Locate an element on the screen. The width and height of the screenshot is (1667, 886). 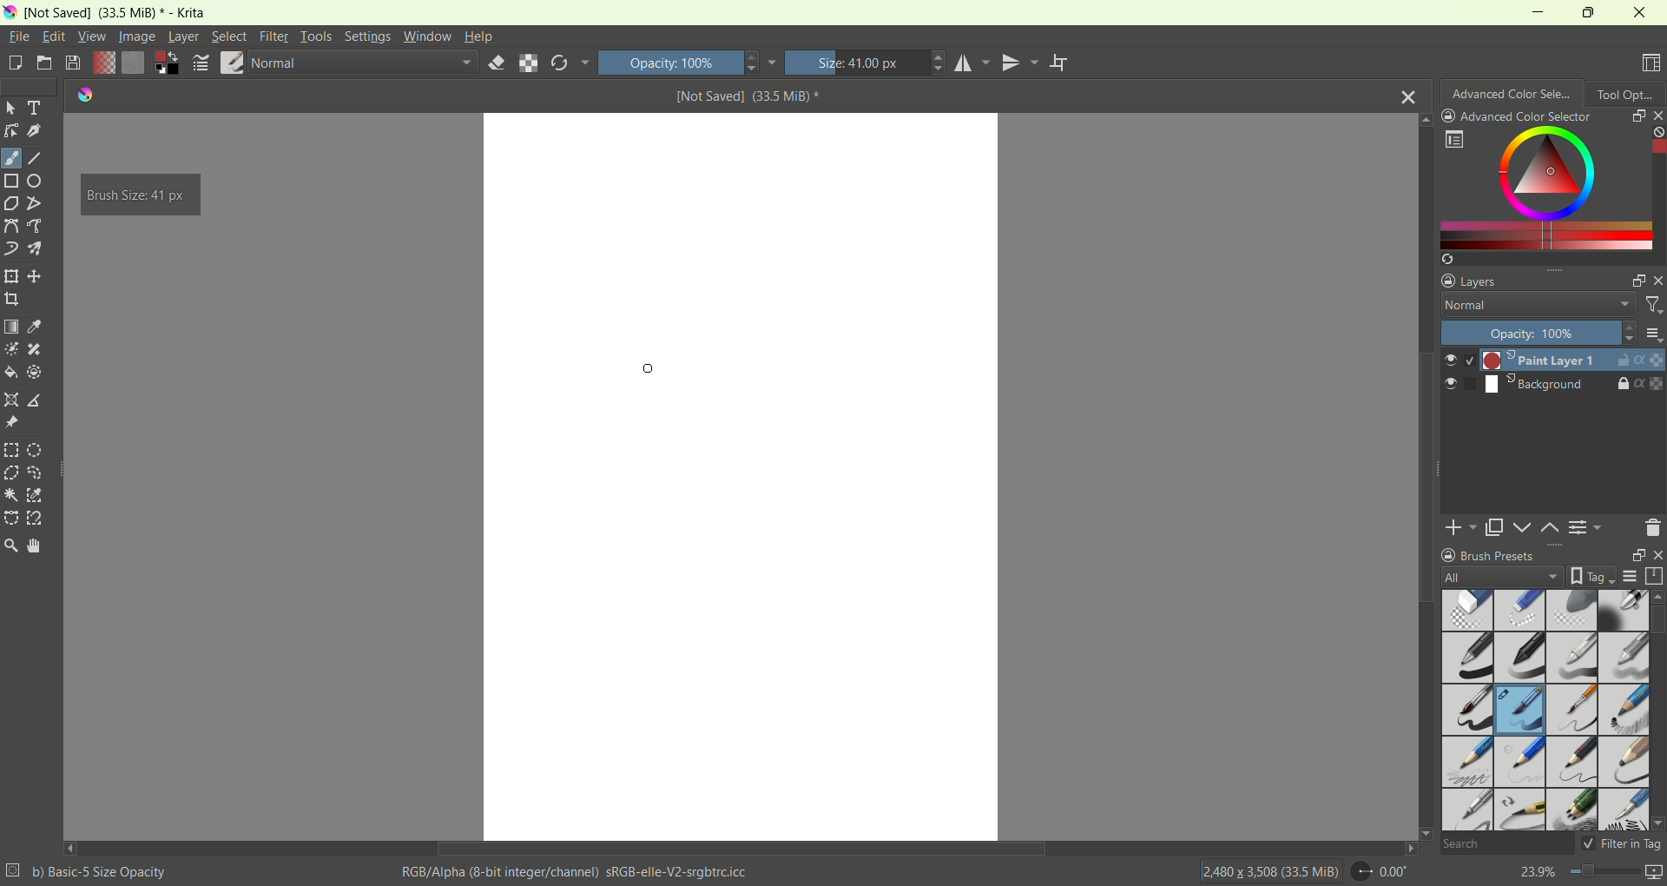
options is located at coordinates (1453, 140).